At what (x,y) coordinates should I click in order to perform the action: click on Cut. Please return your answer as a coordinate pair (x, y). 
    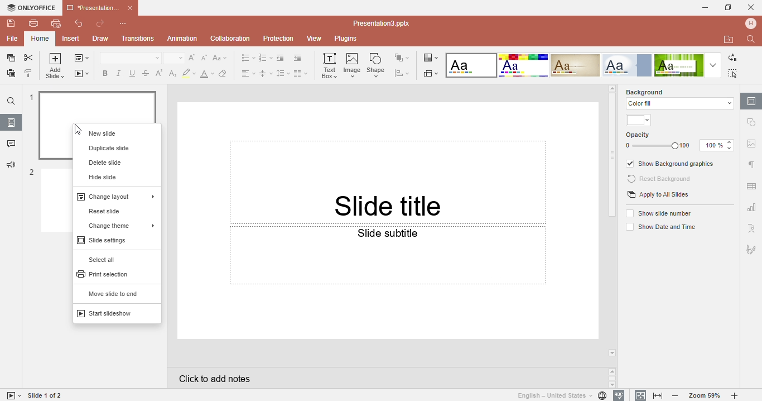
    Looking at the image, I should click on (29, 58).